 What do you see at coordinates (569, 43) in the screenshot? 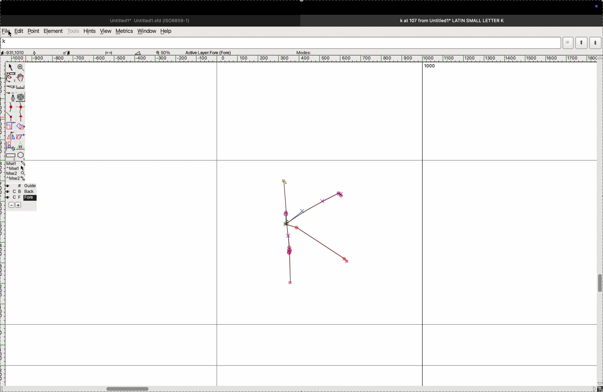
I see `restore down` at bounding box center [569, 43].